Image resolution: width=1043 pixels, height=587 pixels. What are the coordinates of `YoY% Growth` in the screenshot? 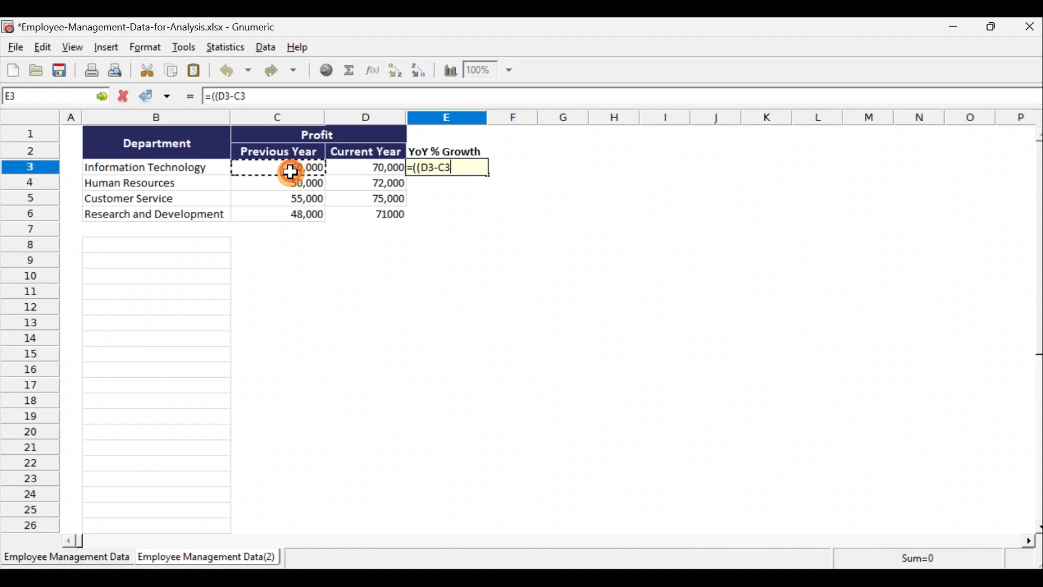 It's located at (445, 151).